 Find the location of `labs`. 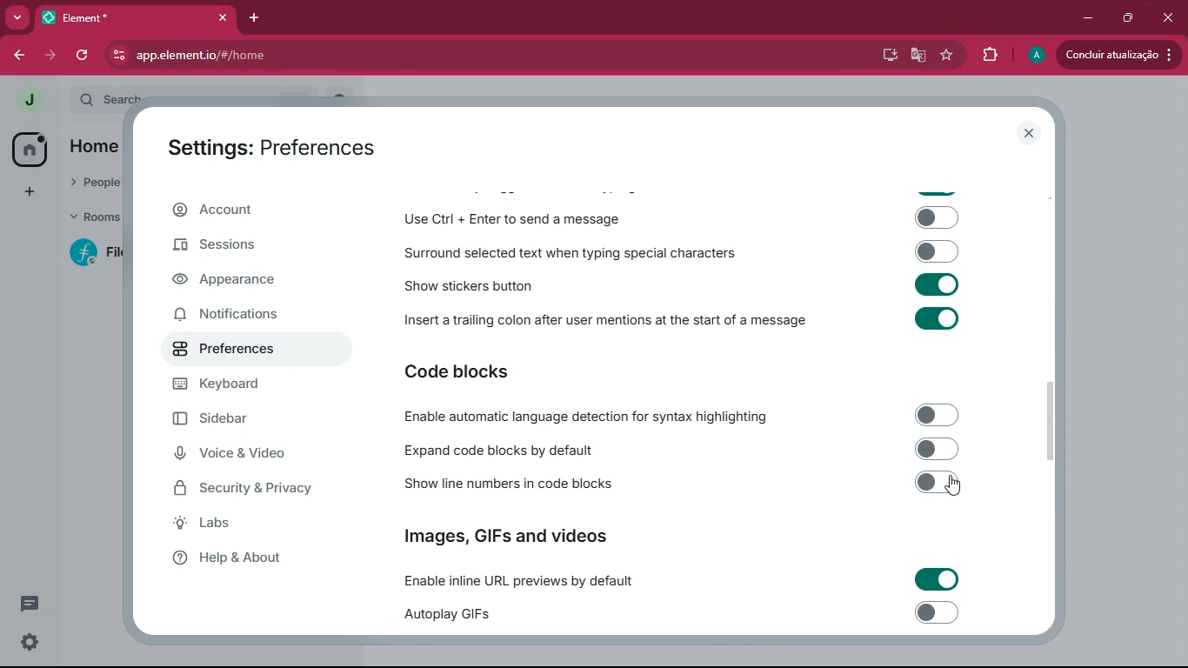

labs is located at coordinates (240, 524).